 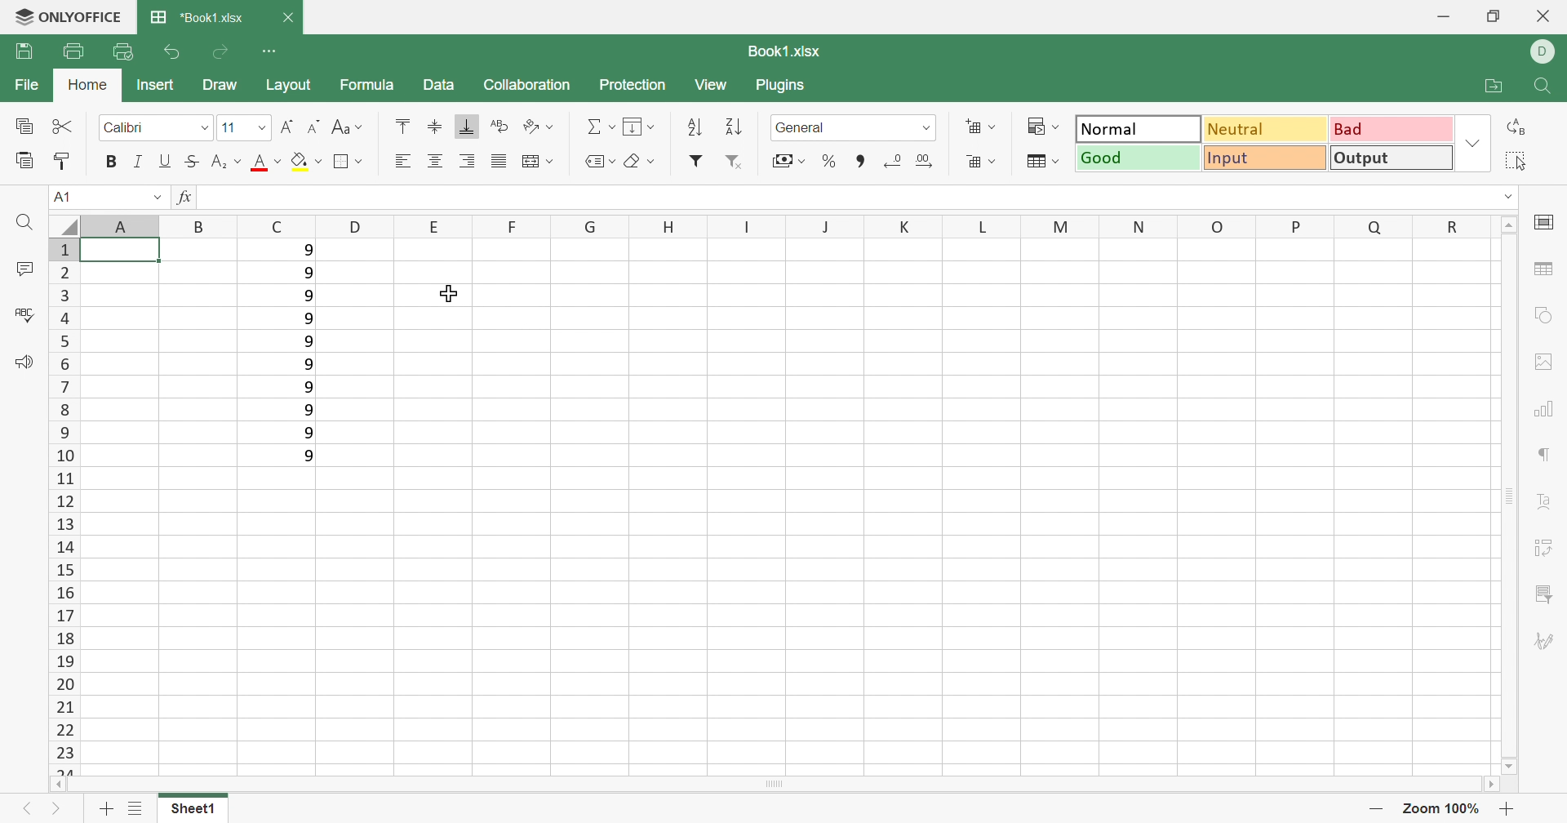 What do you see at coordinates (198, 810) in the screenshot?
I see `Sheet1` at bounding box center [198, 810].